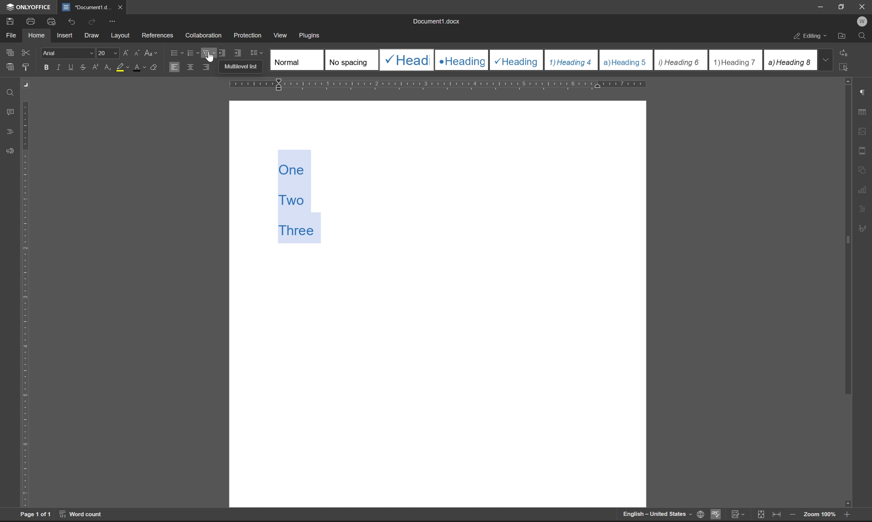  Describe the element at coordinates (301, 197) in the screenshot. I see `One Two Three` at that location.